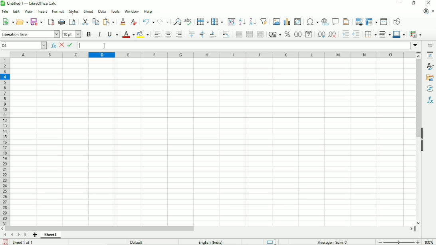  What do you see at coordinates (309, 34) in the screenshot?
I see `Format as date` at bounding box center [309, 34].